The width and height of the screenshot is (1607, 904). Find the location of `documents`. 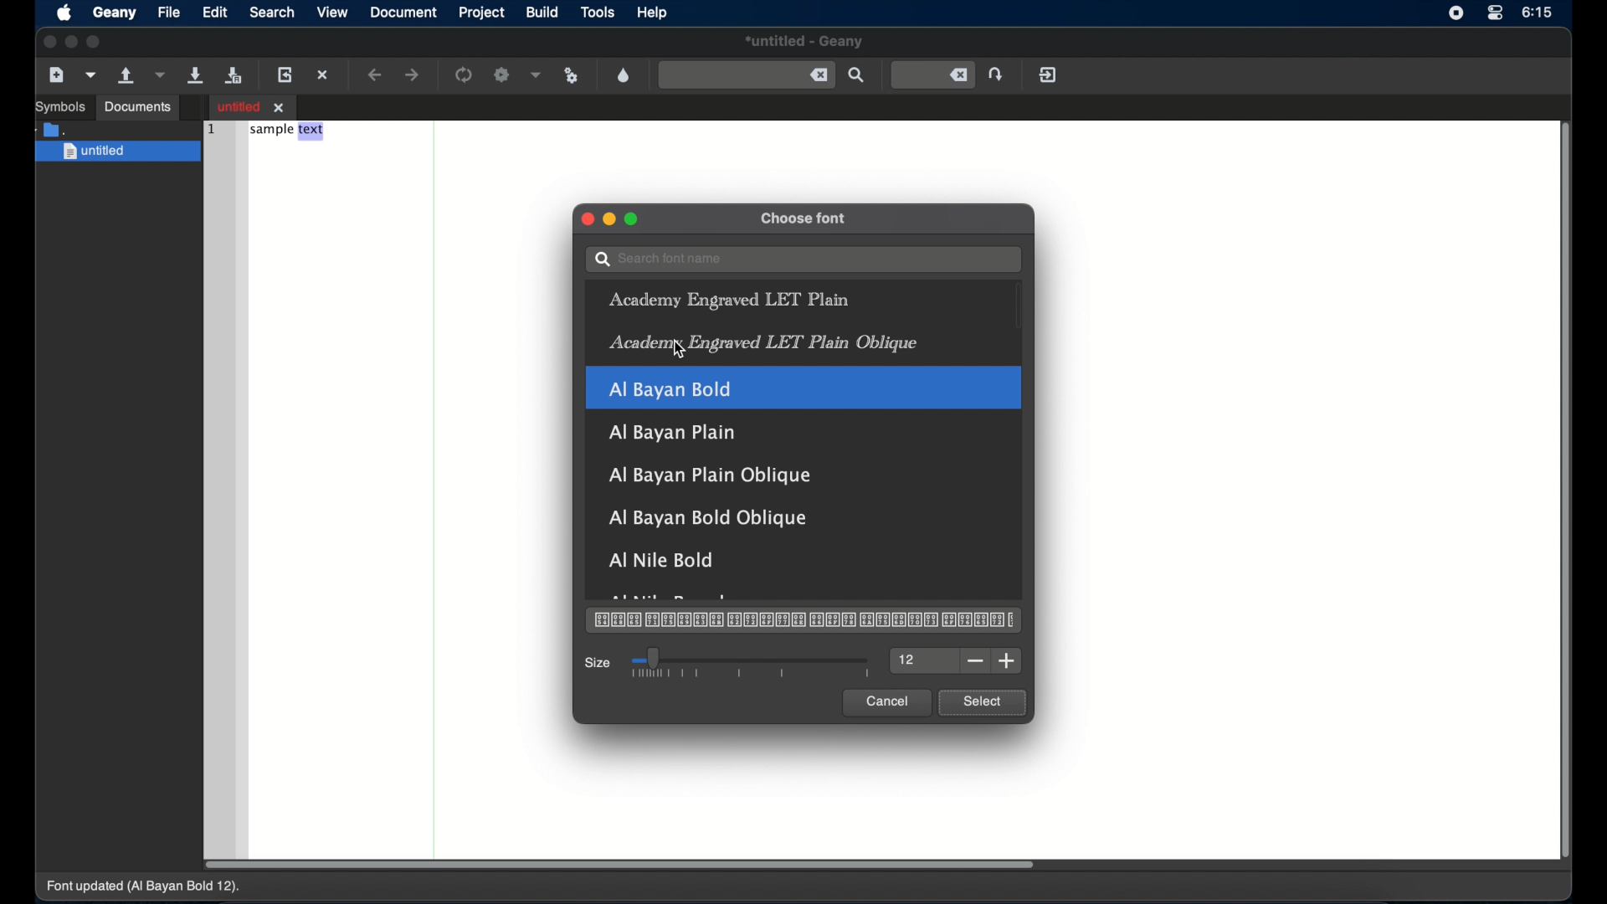

documents is located at coordinates (54, 128).